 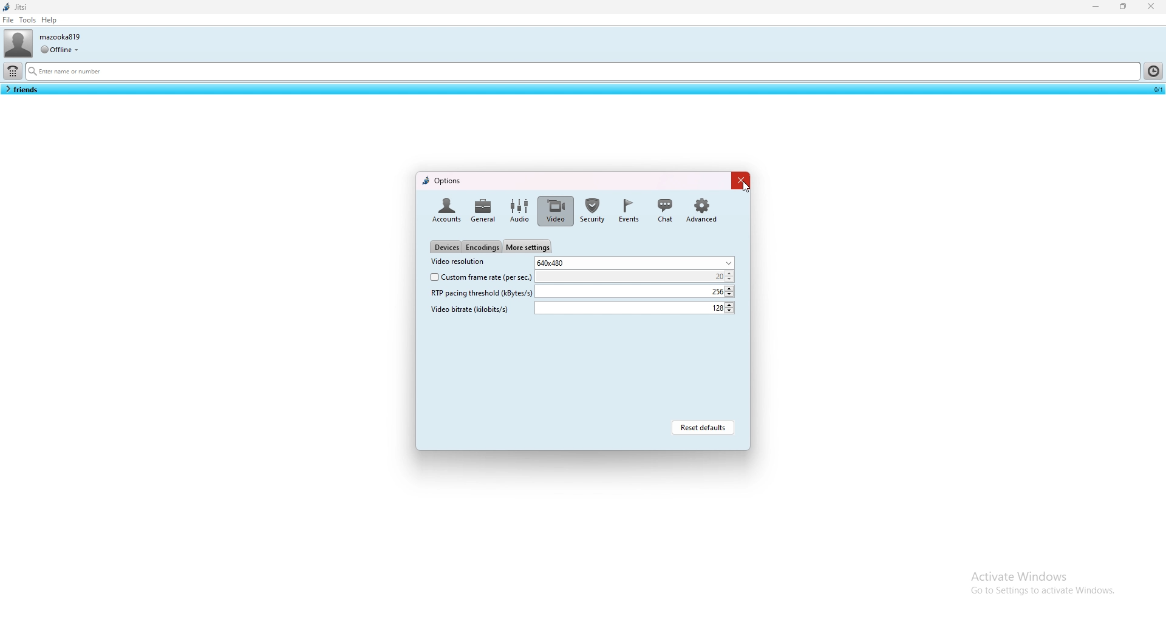 I want to click on minimize, so click(x=1097, y=6).